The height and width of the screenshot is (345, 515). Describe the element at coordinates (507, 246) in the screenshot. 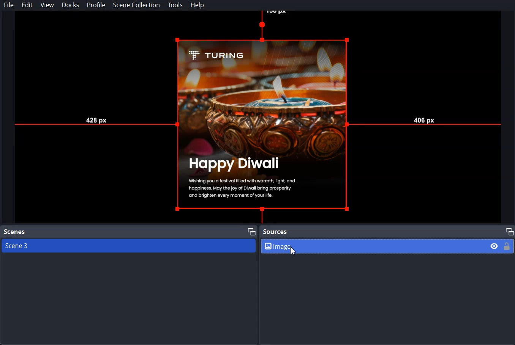

I see `Lock` at that location.